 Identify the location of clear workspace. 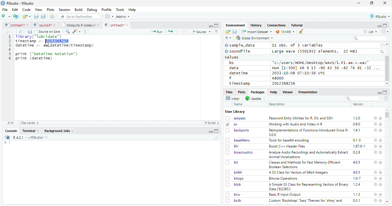
(216, 137).